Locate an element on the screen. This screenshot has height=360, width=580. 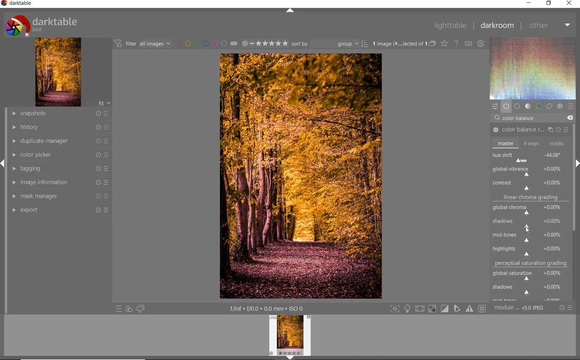
lighttable is located at coordinates (450, 26).